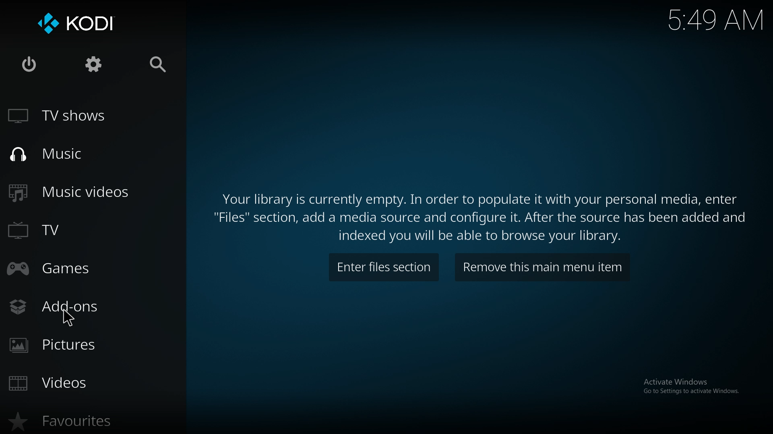 This screenshot has height=434, width=773. What do you see at coordinates (78, 24) in the screenshot?
I see `kodi` at bounding box center [78, 24].